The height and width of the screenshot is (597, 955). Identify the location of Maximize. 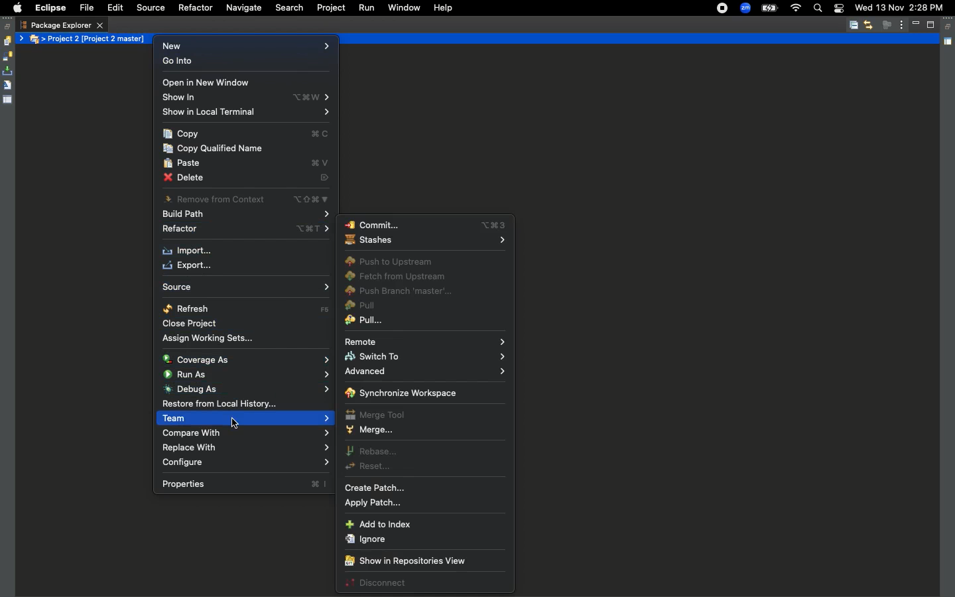
(932, 25).